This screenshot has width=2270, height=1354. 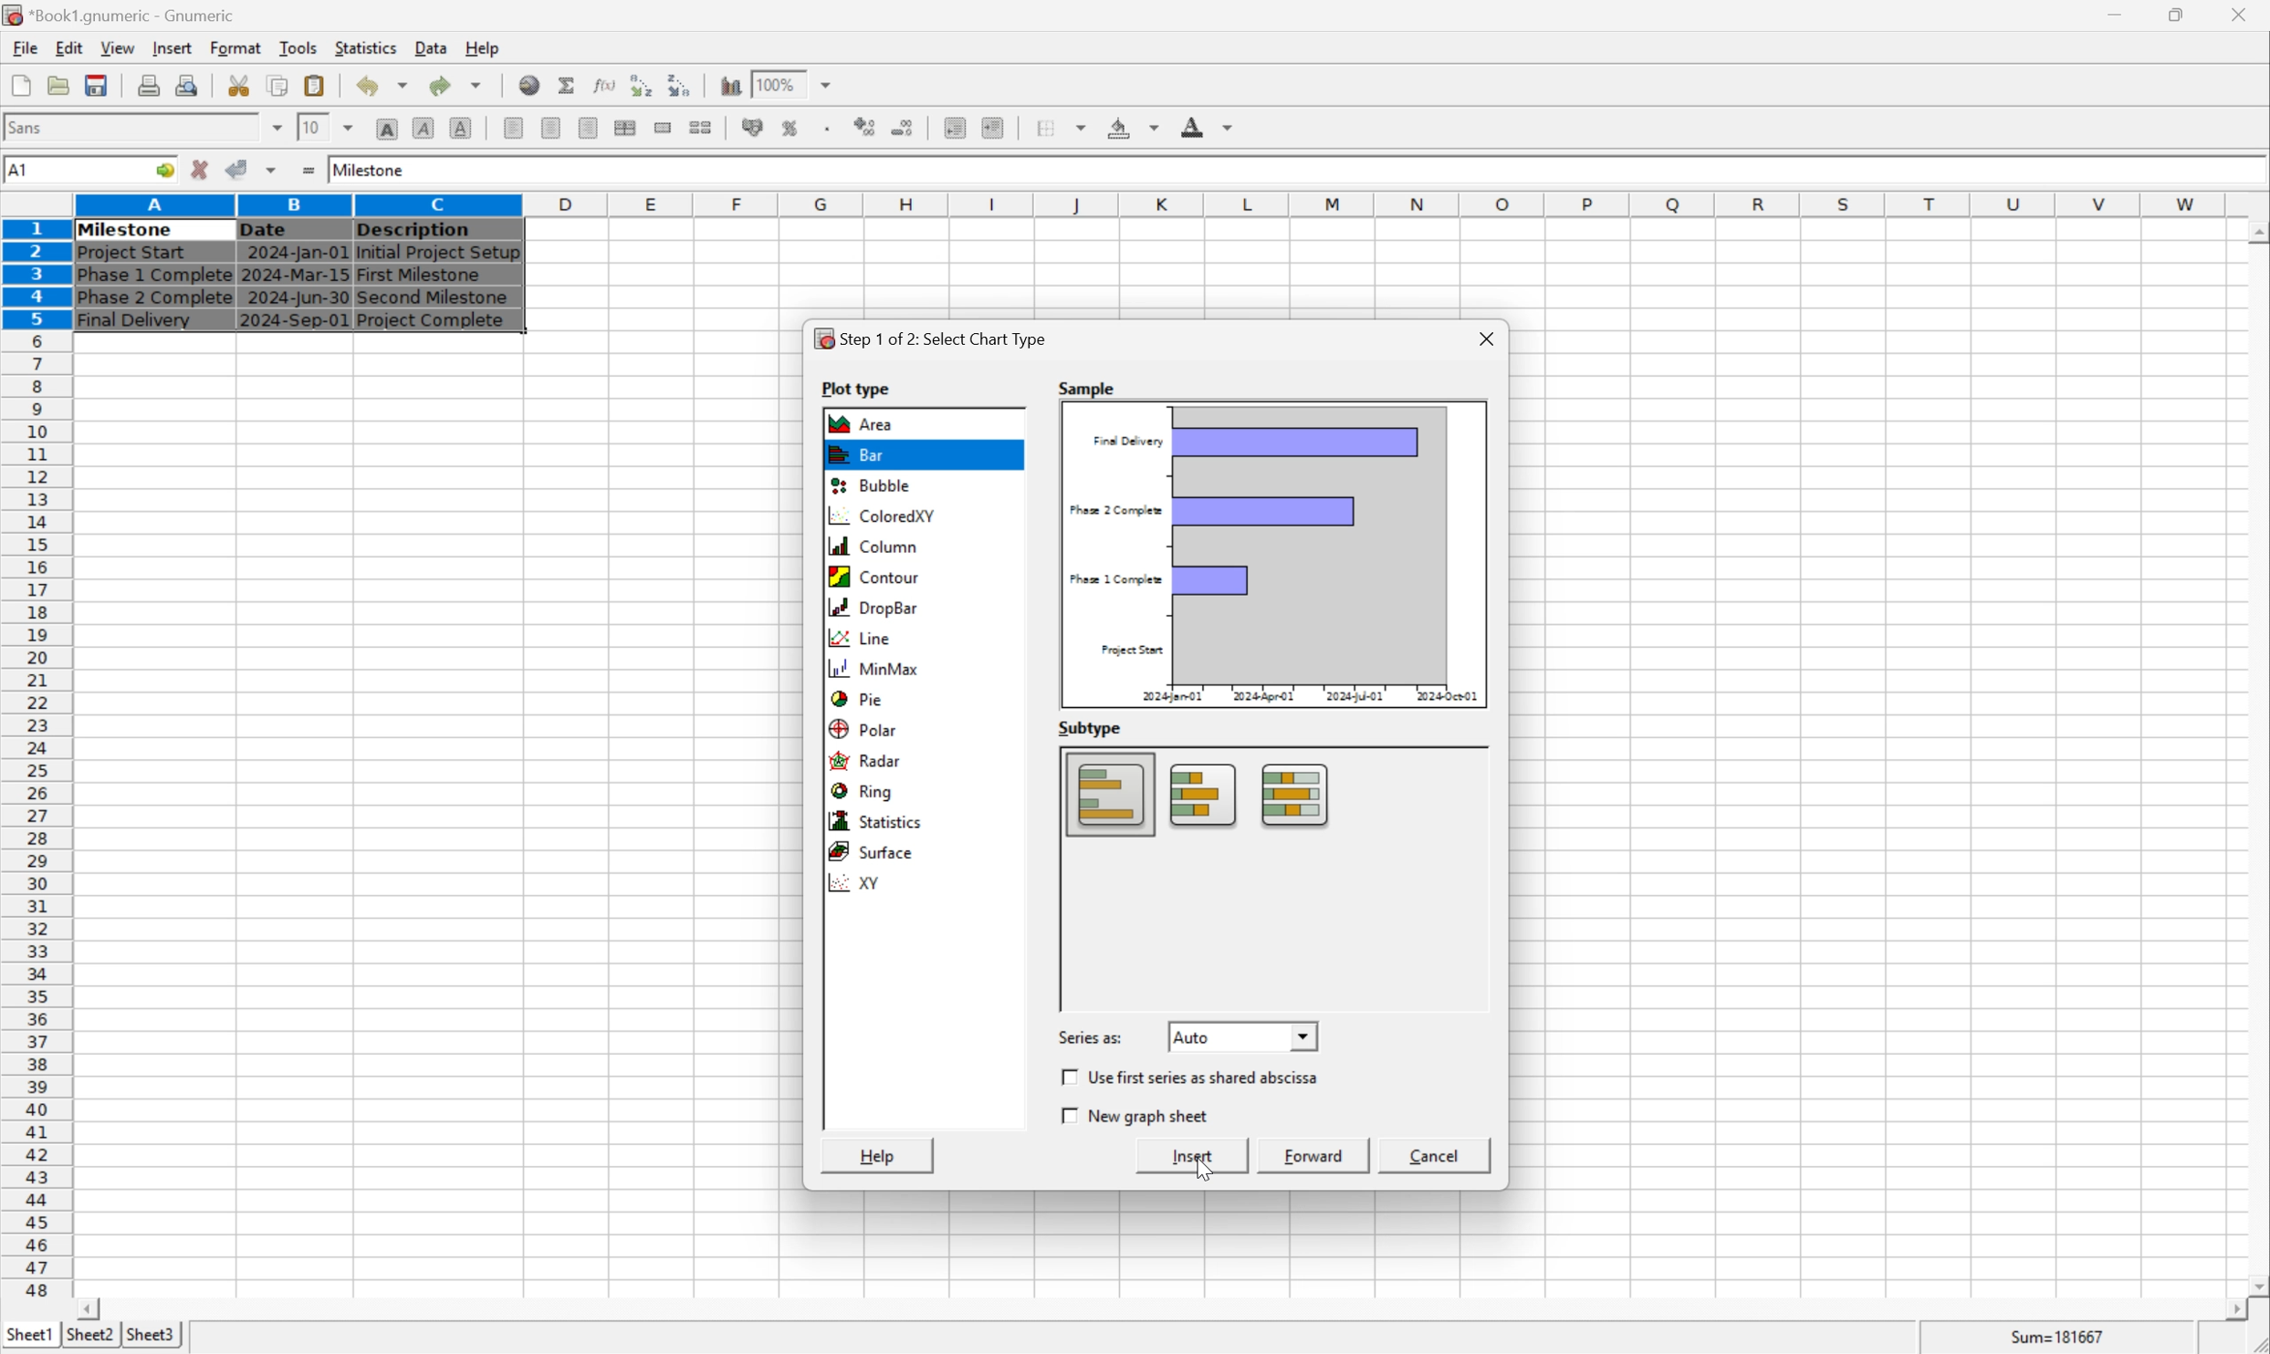 I want to click on increase number of decimals displayed, so click(x=867, y=128).